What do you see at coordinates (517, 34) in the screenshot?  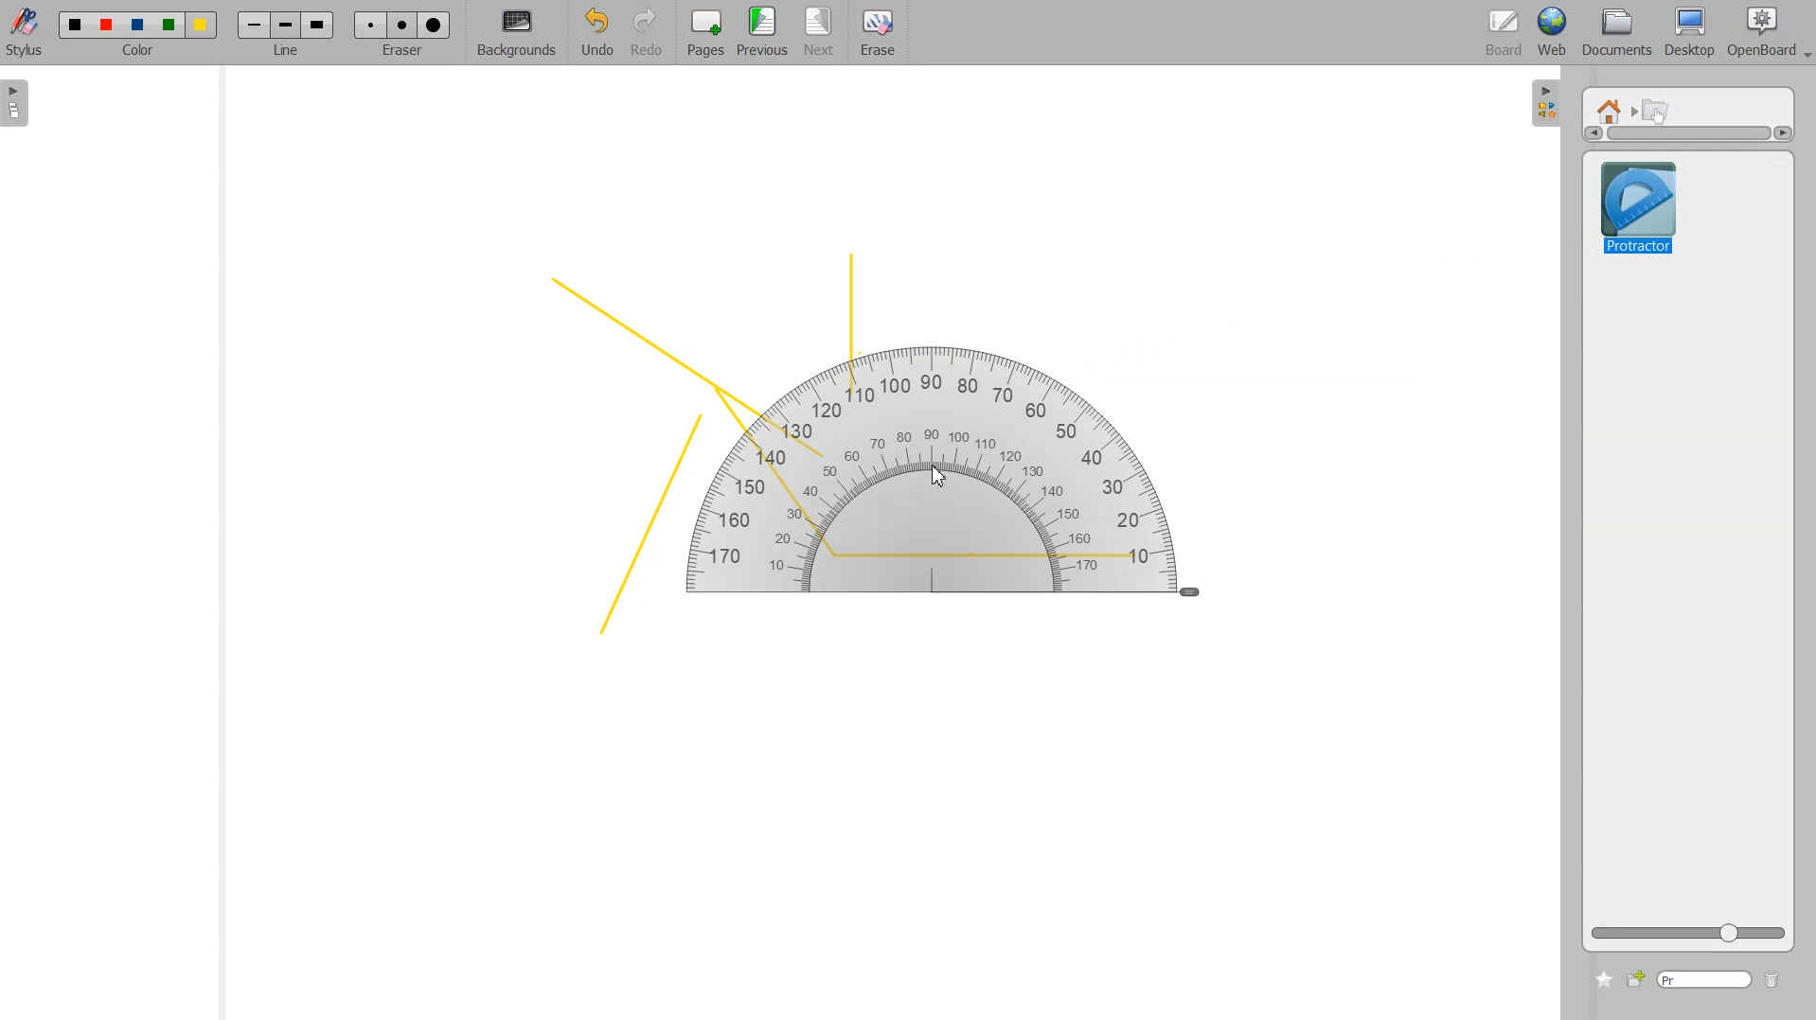 I see `Background` at bounding box center [517, 34].